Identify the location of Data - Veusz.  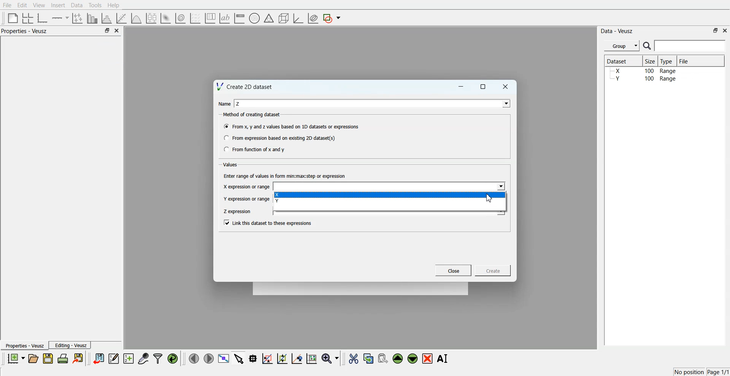
(617, 31).